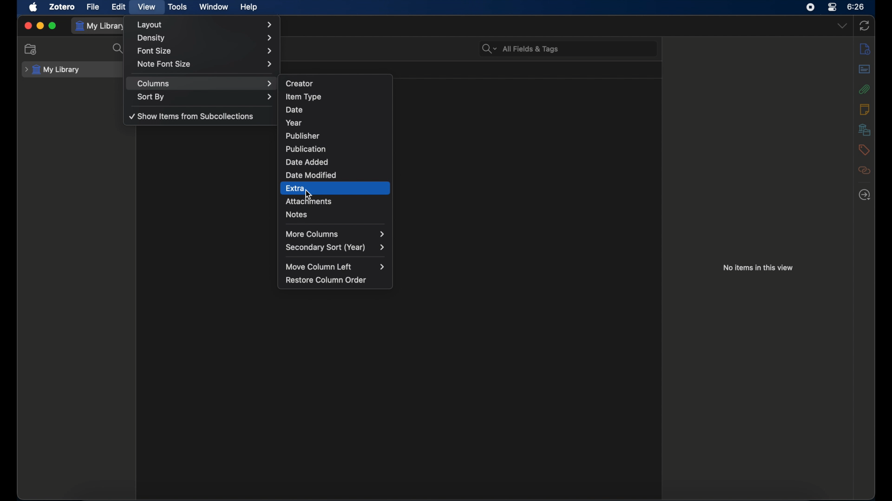 The image size is (892, 501). Describe the element at coordinates (337, 109) in the screenshot. I see `date` at that location.